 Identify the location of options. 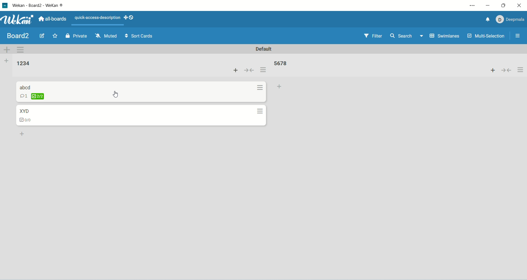
(521, 70).